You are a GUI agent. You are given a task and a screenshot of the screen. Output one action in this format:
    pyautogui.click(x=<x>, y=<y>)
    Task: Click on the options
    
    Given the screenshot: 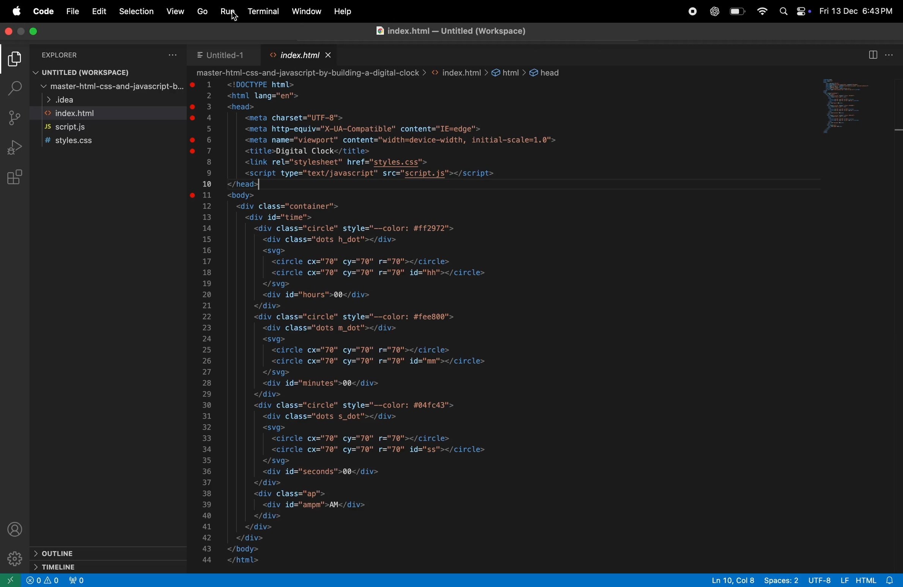 What is the action you would take?
    pyautogui.click(x=893, y=54)
    